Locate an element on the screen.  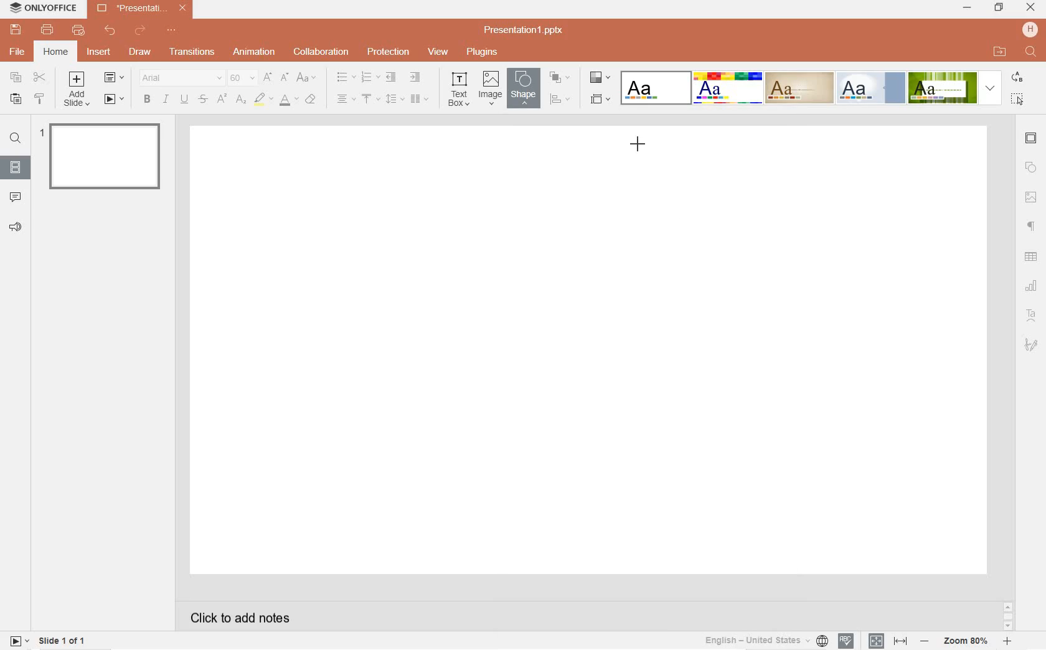
Blank is located at coordinates (656, 87).